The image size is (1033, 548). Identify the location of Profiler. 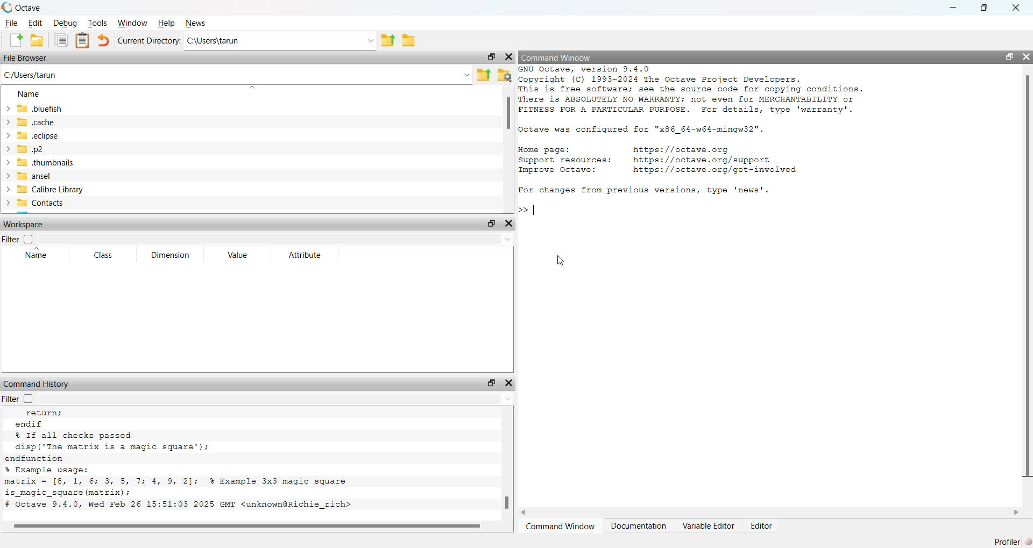
(1014, 541).